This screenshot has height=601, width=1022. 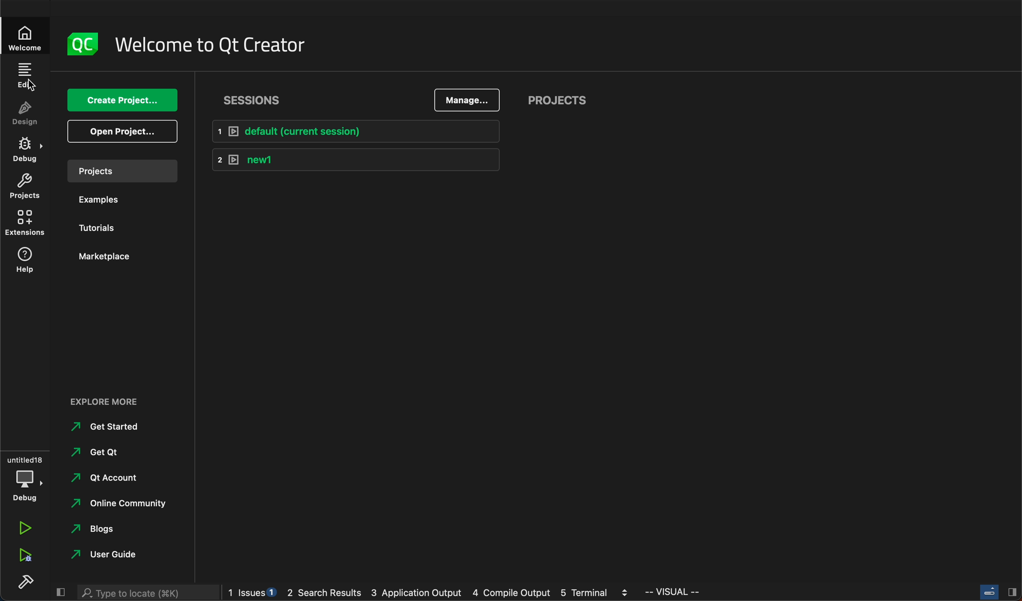 I want to click on visual, so click(x=674, y=592).